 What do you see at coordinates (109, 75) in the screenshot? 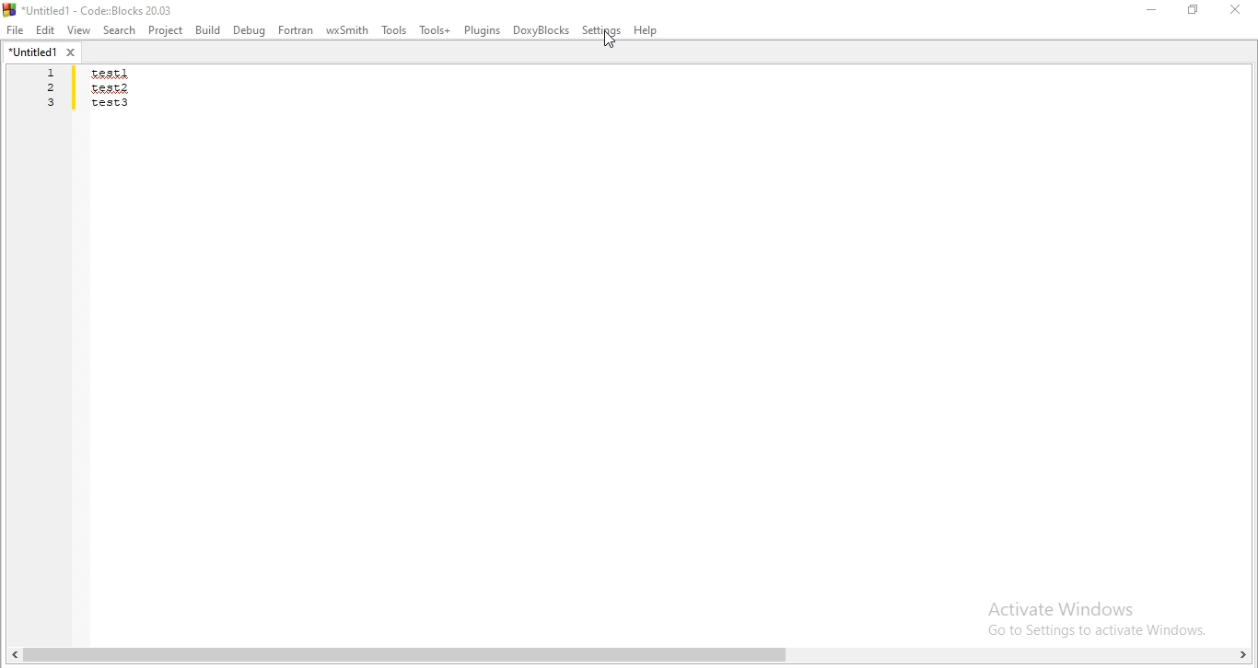
I see `test 1` at bounding box center [109, 75].